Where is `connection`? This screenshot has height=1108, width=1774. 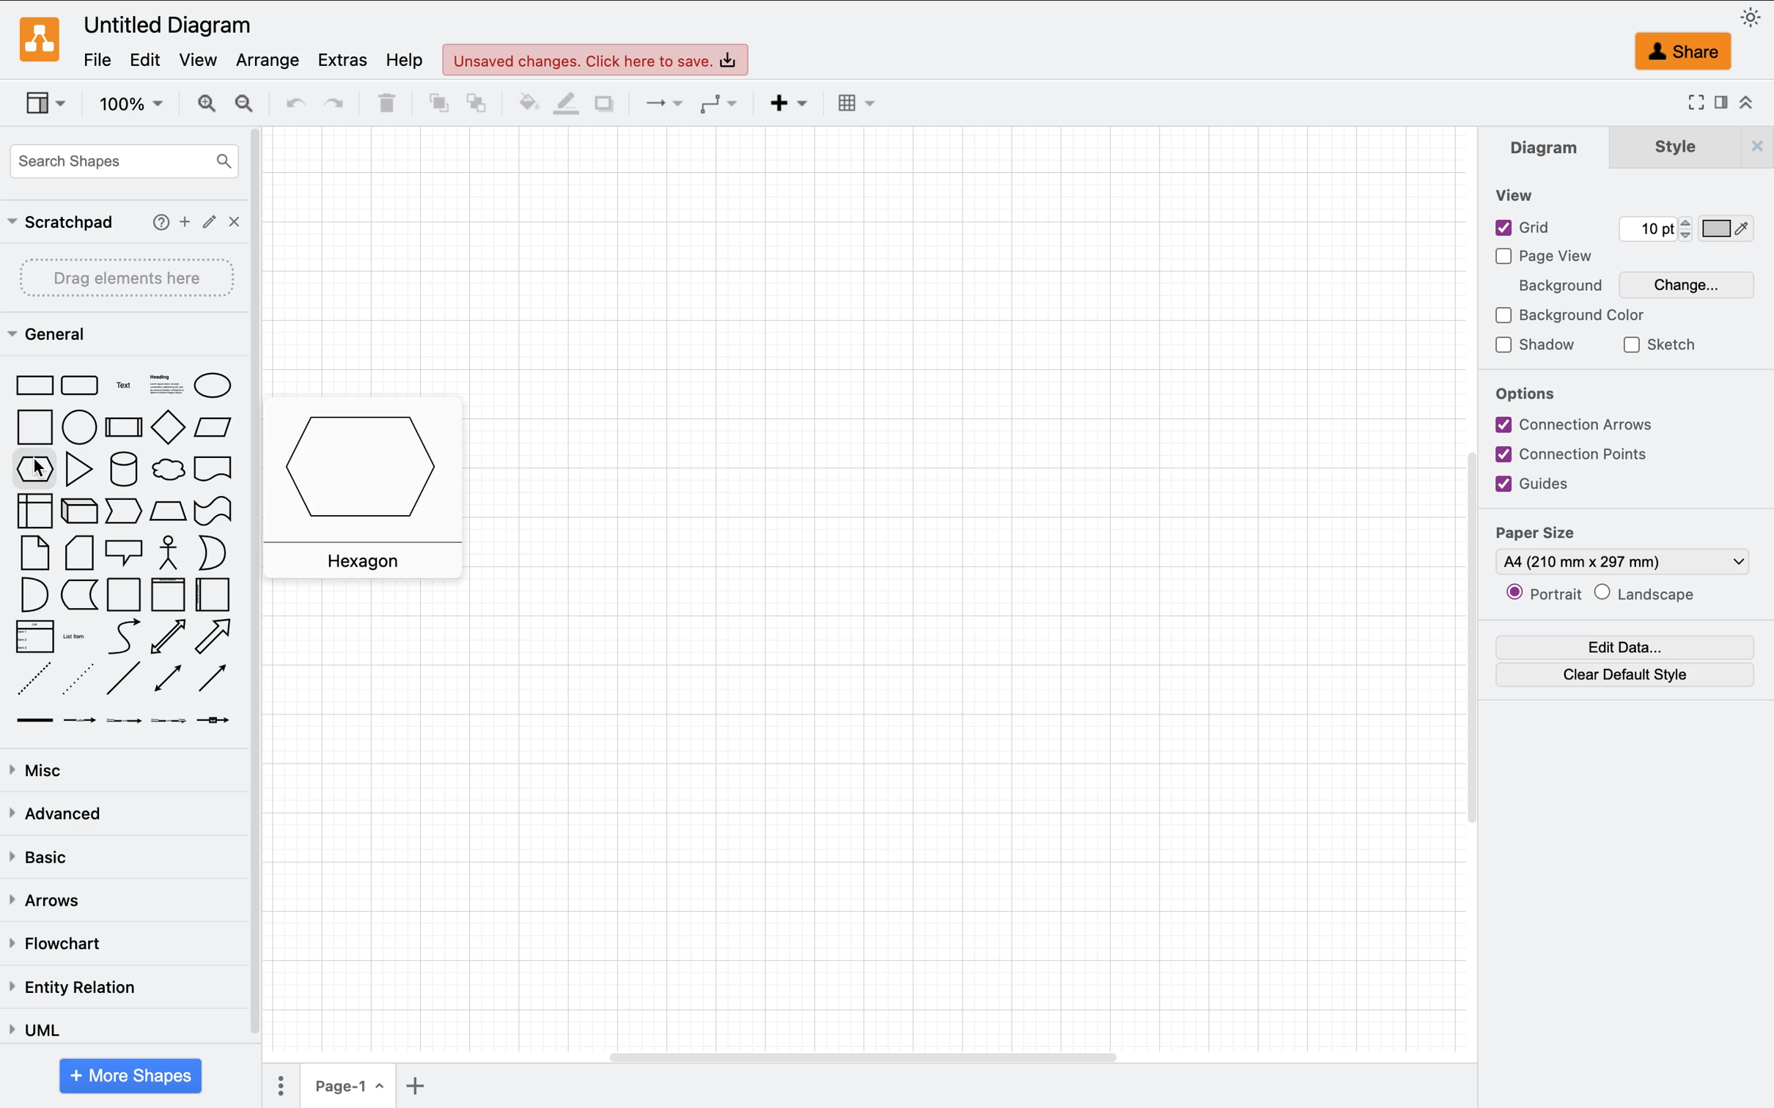 connection is located at coordinates (655, 103).